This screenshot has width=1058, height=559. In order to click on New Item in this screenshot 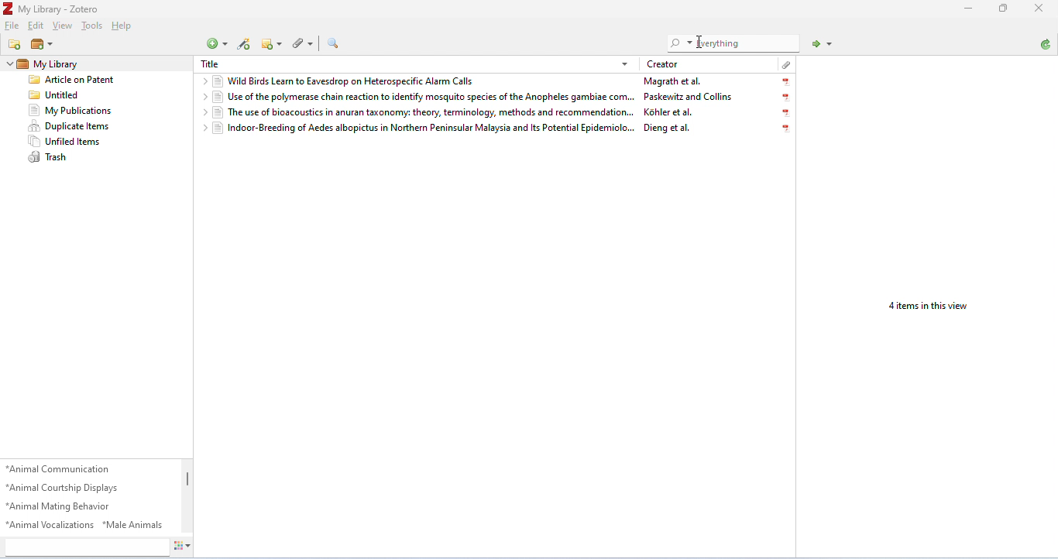, I will do `click(217, 43)`.